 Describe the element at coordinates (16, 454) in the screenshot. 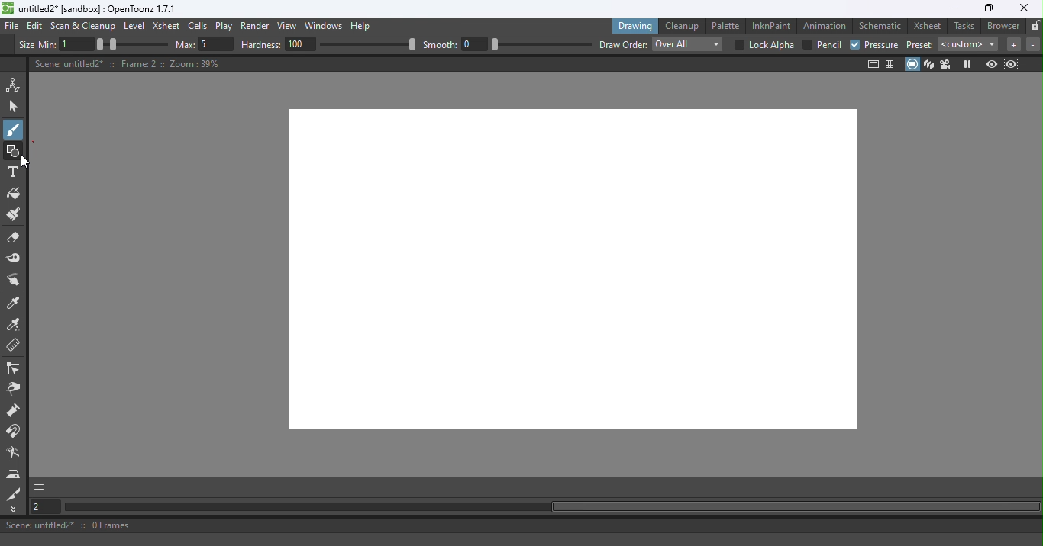

I see `Blender tool` at that location.